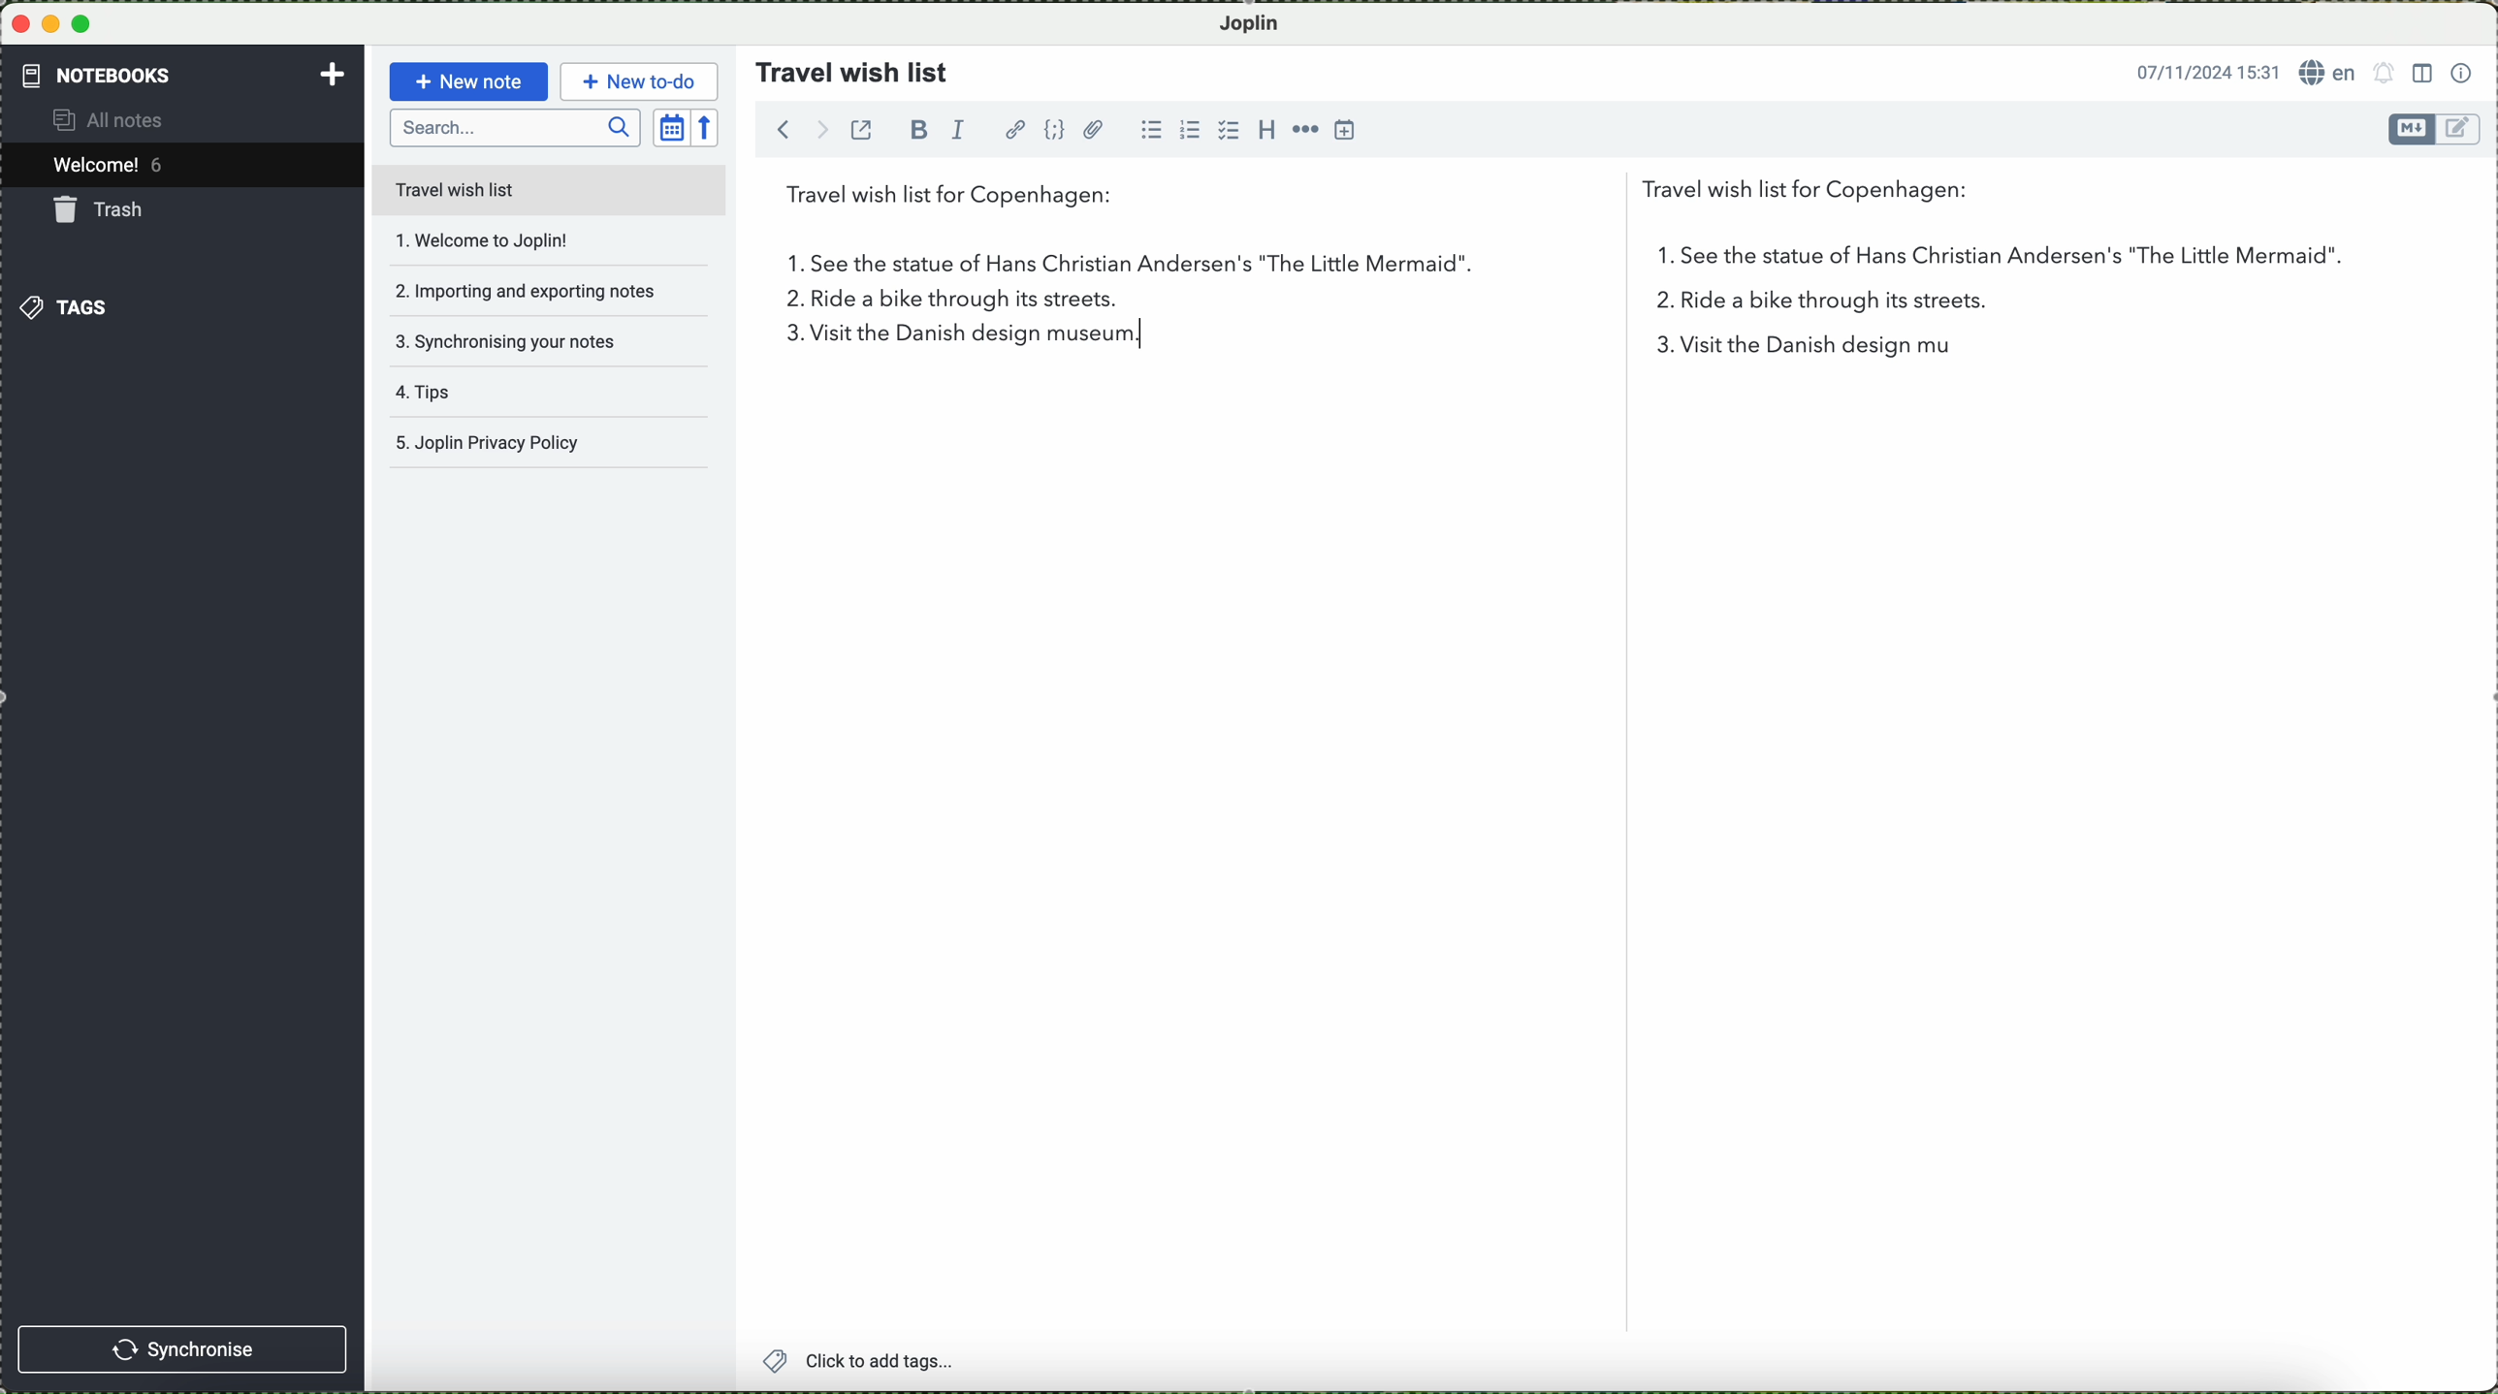 This screenshot has height=1394, width=2498. Describe the element at coordinates (113, 168) in the screenshot. I see `welcome 5` at that location.